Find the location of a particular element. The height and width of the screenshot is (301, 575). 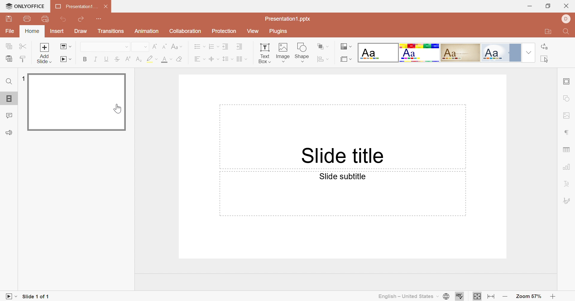

Copy is located at coordinates (9, 46).